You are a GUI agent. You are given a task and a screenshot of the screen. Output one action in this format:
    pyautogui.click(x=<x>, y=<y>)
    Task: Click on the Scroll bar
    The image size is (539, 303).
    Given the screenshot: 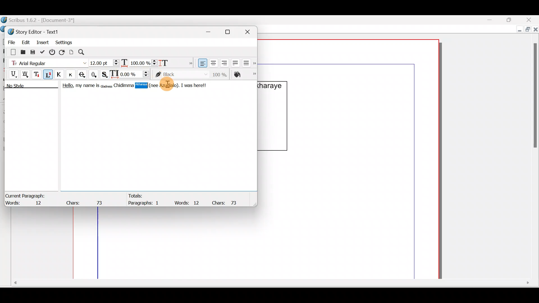 What is the action you would take?
    pyautogui.click(x=270, y=285)
    